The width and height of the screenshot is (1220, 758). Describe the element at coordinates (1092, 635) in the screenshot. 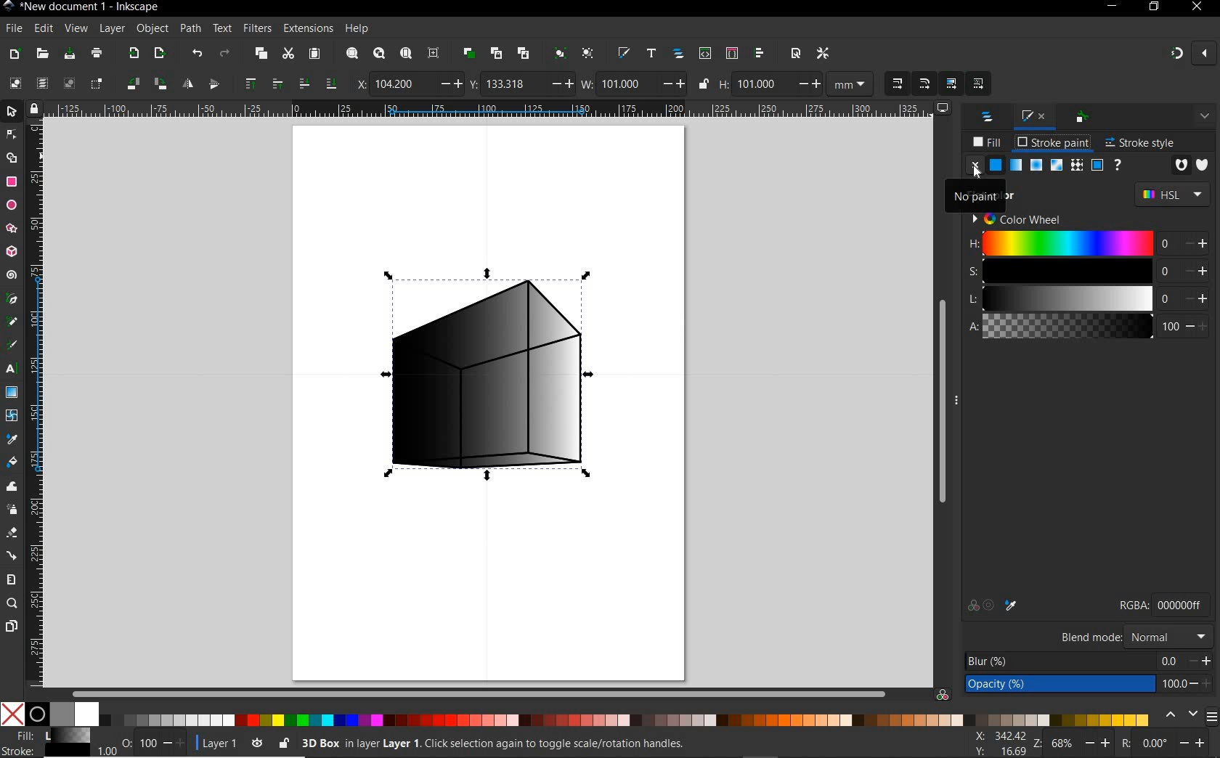

I see `BLEND MODE` at that location.